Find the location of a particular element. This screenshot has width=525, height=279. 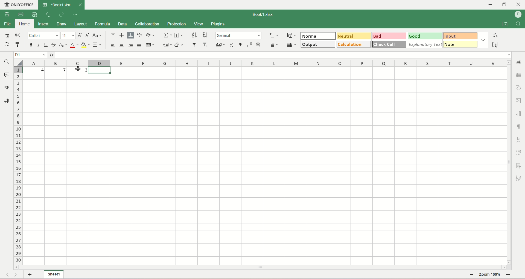

good  is located at coordinates (425, 36).